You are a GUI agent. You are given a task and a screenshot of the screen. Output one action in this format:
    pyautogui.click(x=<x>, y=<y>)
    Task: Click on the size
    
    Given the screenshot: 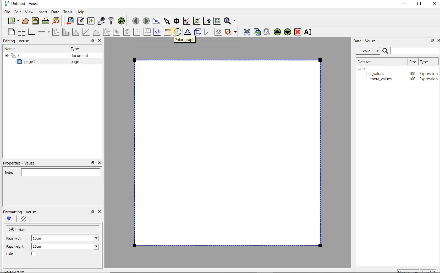 What is the action you would take?
    pyautogui.click(x=412, y=61)
    